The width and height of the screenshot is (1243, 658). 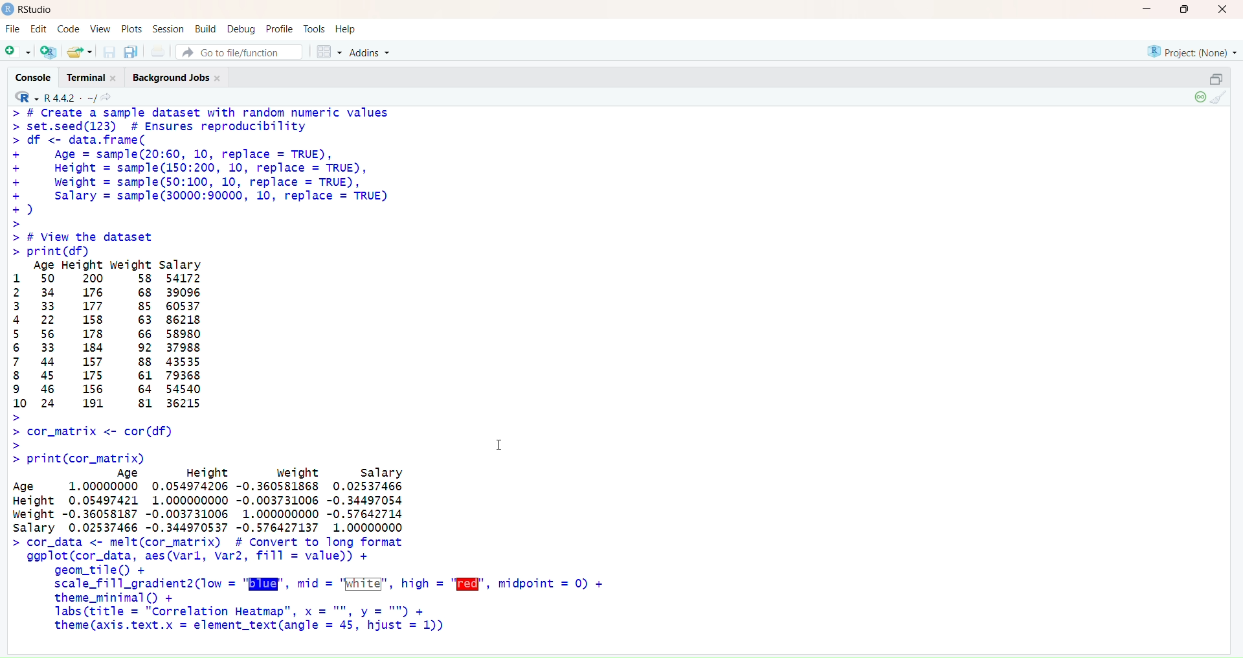 What do you see at coordinates (1221, 11) in the screenshot?
I see `Close` at bounding box center [1221, 11].